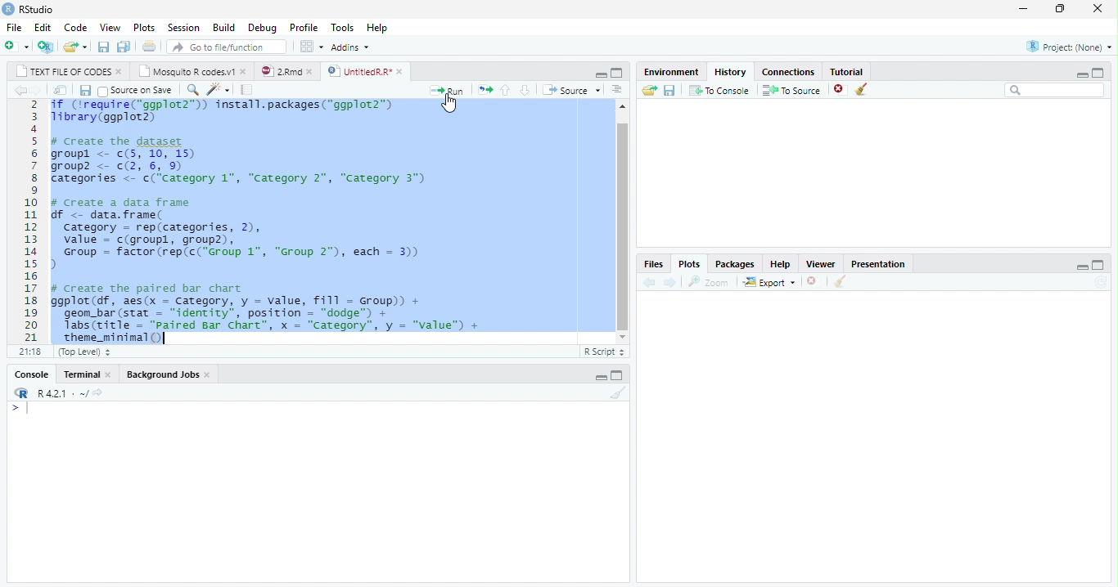 Image resolution: width=1118 pixels, height=587 pixels. What do you see at coordinates (812, 280) in the screenshot?
I see `close` at bounding box center [812, 280].